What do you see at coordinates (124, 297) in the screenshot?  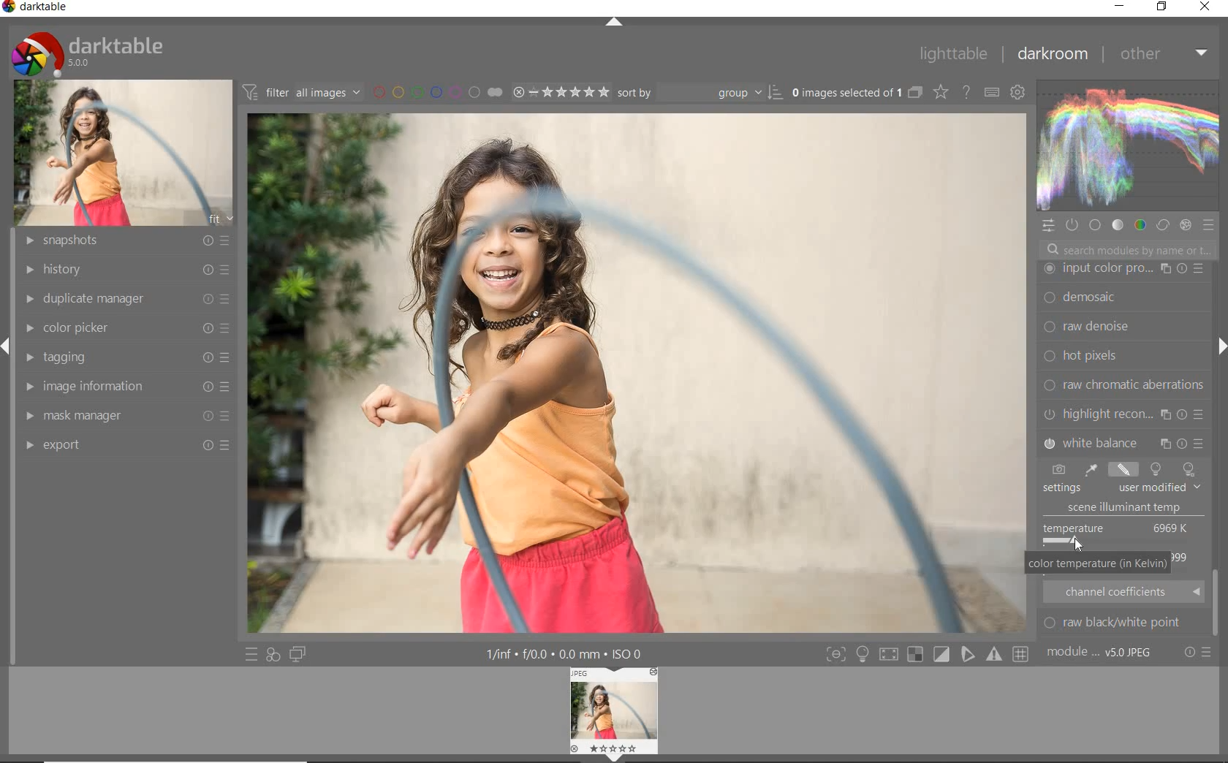 I see `duplicate manager` at bounding box center [124, 297].